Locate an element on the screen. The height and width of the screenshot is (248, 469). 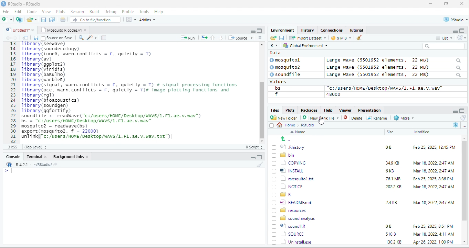
 Home is located at coordinates (288, 125).